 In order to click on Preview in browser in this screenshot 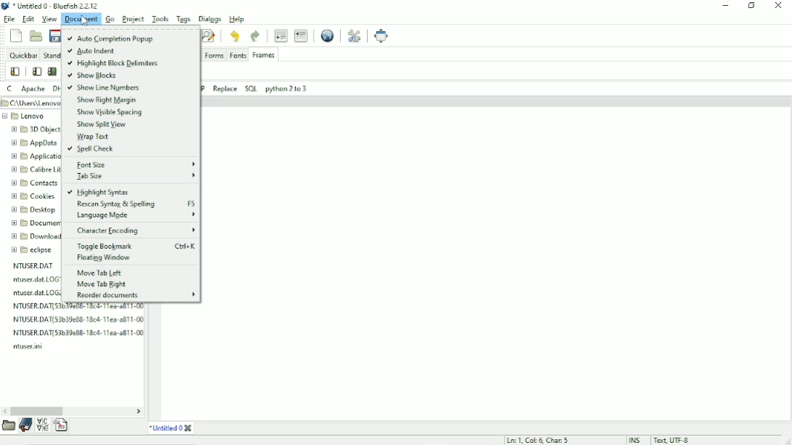, I will do `click(326, 33)`.